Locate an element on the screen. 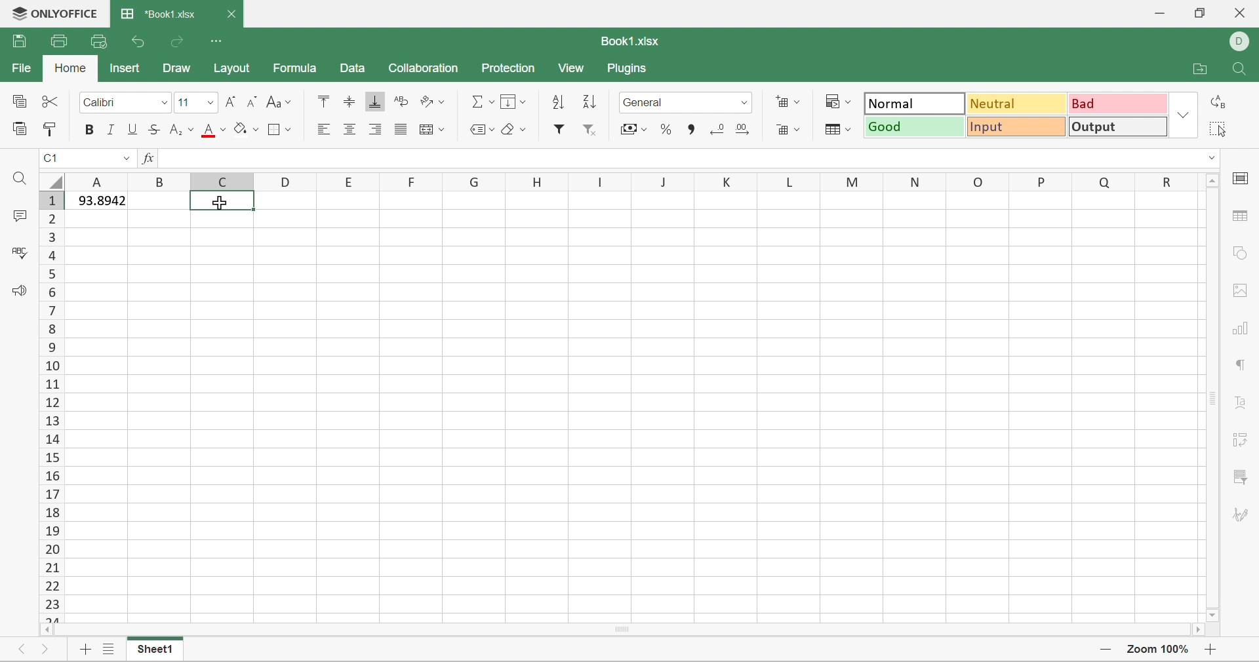 The image size is (1259, 662). table settings is located at coordinates (1242, 216).